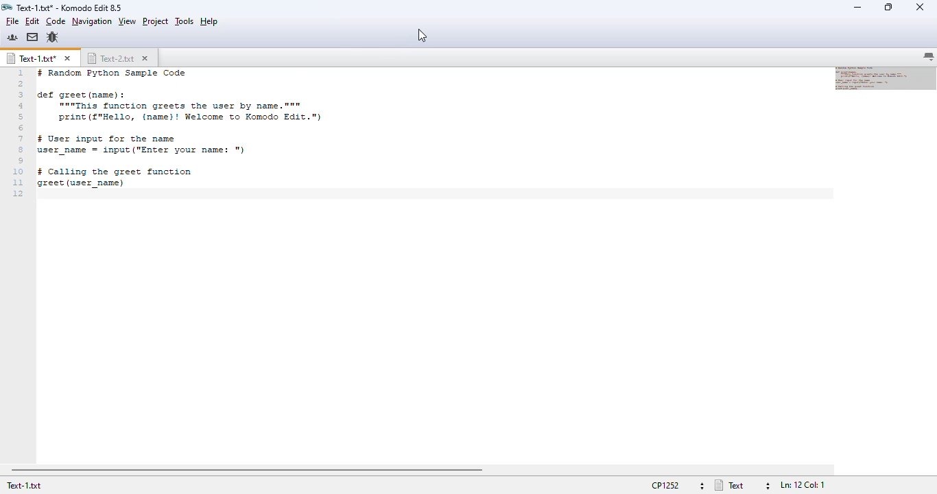 This screenshot has height=494, width=937. What do you see at coordinates (56, 21) in the screenshot?
I see `code` at bounding box center [56, 21].